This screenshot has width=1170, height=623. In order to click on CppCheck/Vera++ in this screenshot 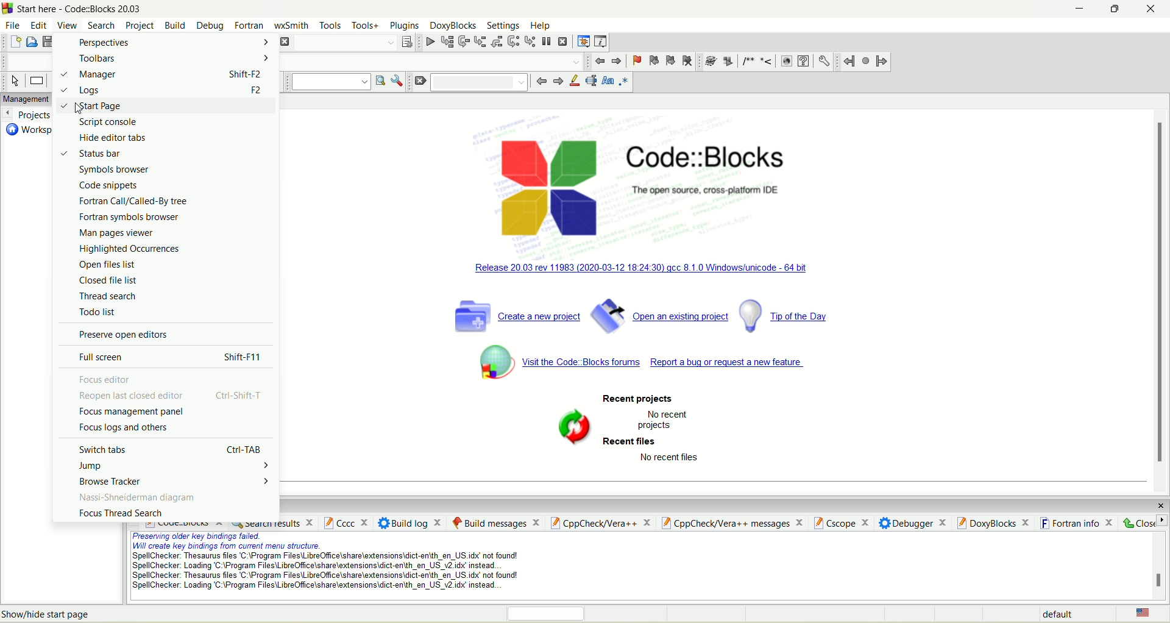, I will do `click(600, 524)`.